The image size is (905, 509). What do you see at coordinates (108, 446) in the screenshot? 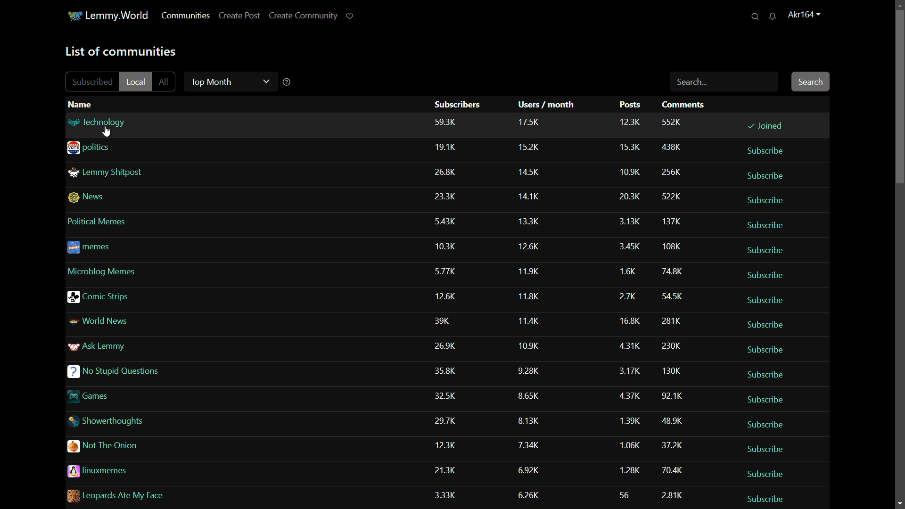
I see `communities name` at bounding box center [108, 446].